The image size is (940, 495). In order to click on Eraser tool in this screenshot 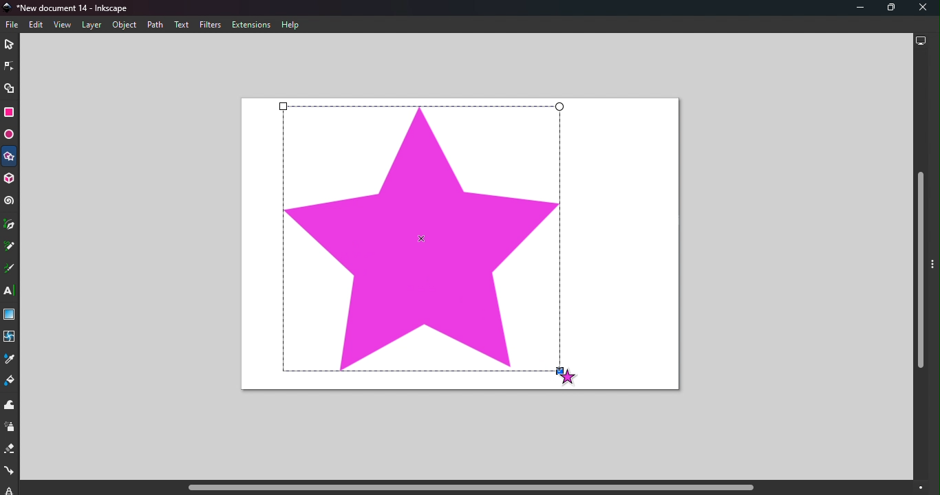, I will do `click(9, 452)`.